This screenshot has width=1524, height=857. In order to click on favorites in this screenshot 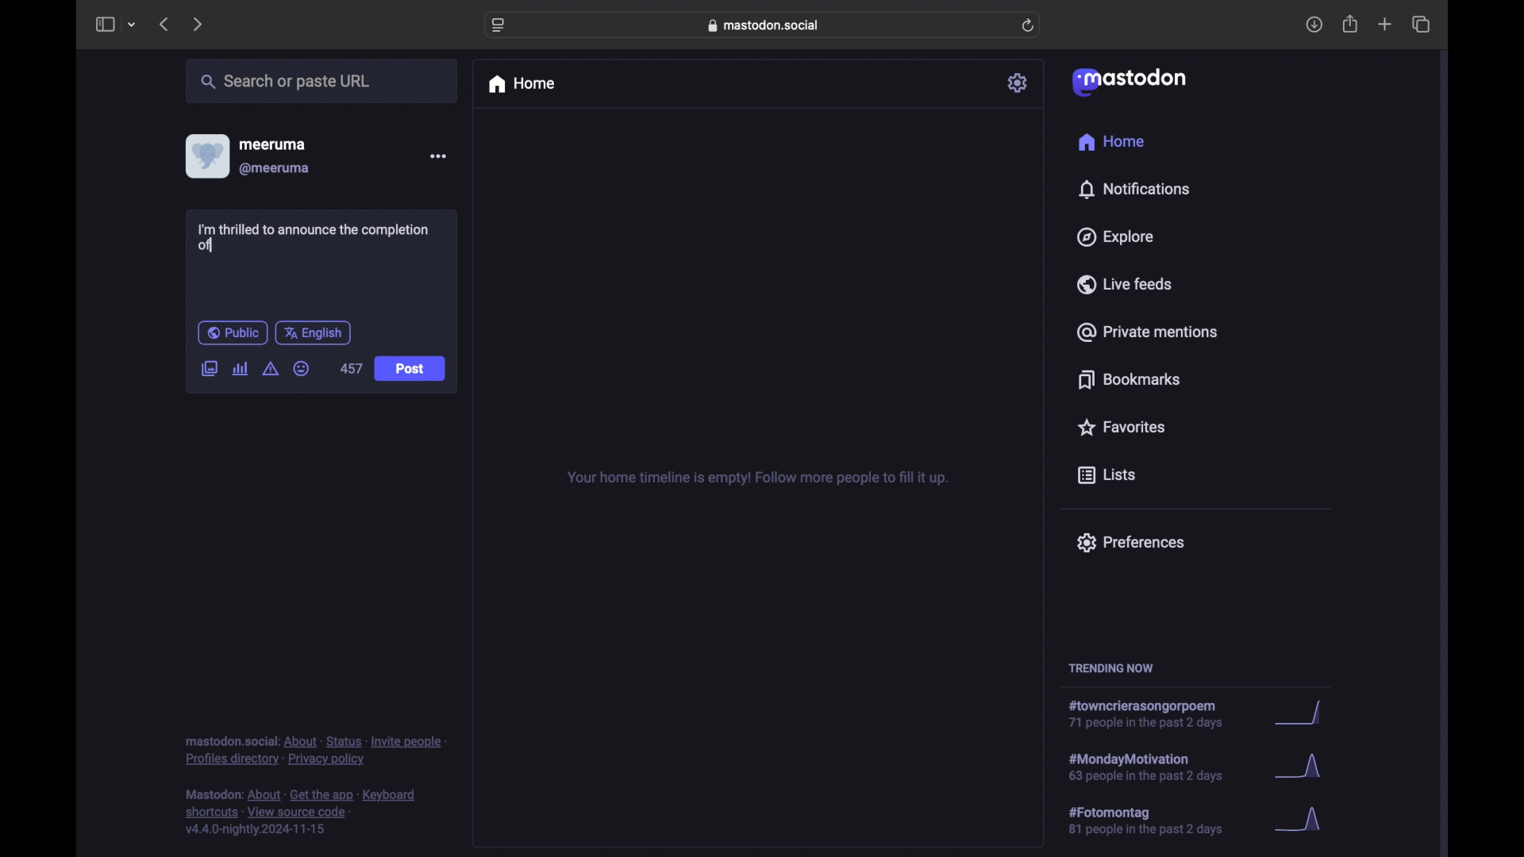, I will do `click(1121, 427)`.